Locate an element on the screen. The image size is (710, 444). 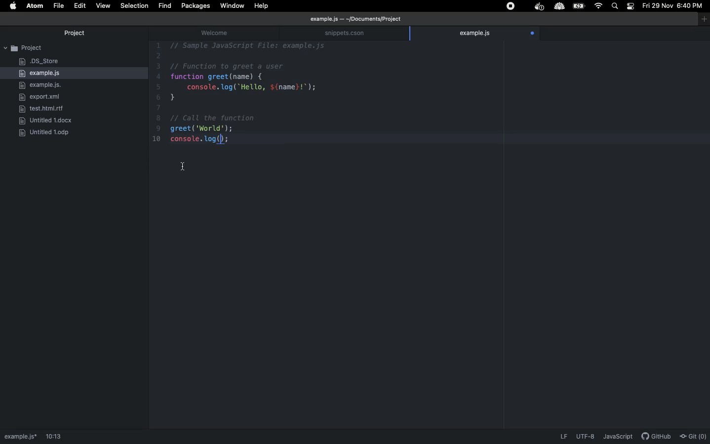
JavaScript is located at coordinates (619, 438).